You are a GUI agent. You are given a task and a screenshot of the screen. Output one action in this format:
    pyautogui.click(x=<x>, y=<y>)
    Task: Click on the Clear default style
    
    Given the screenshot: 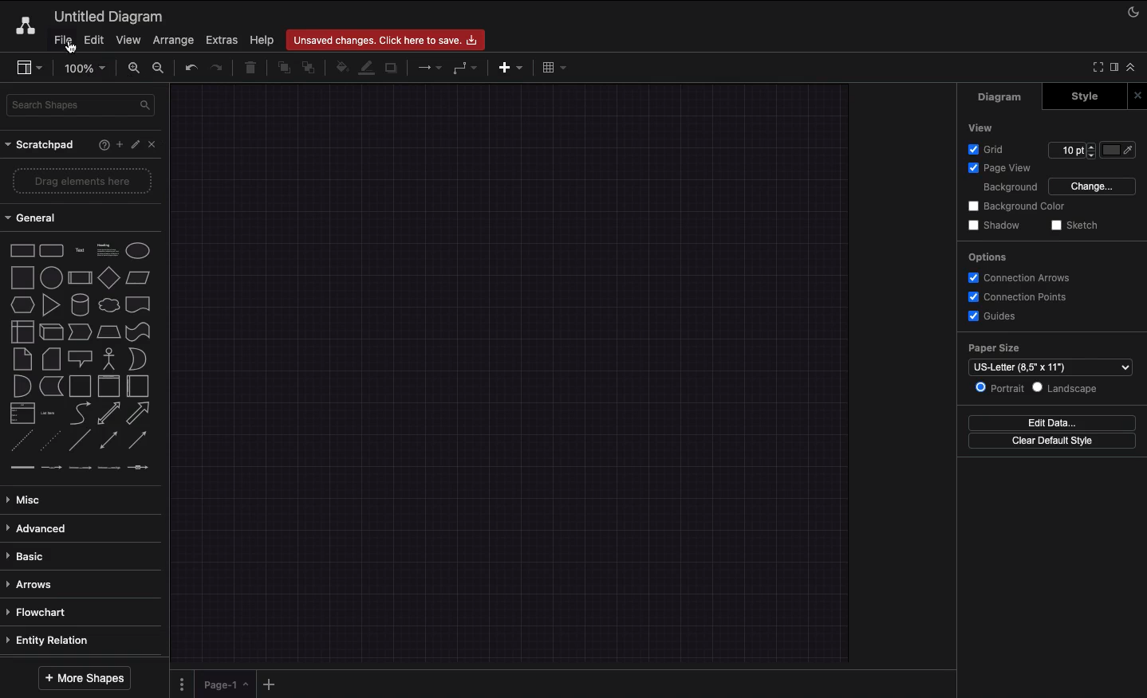 What is the action you would take?
    pyautogui.click(x=1051, y=441)
    